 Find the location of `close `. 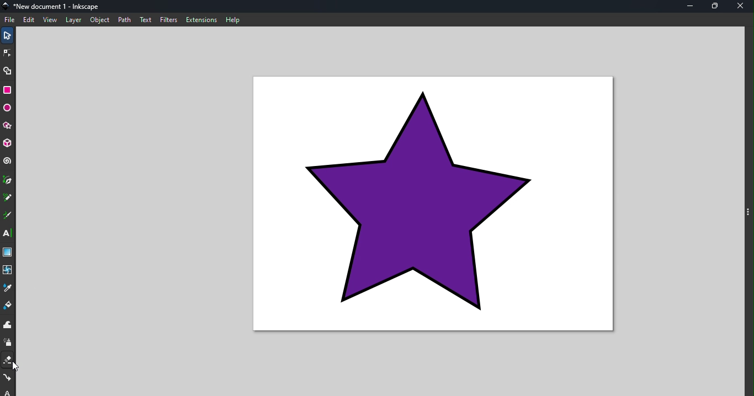

close  is located at coordinates (743, 7).